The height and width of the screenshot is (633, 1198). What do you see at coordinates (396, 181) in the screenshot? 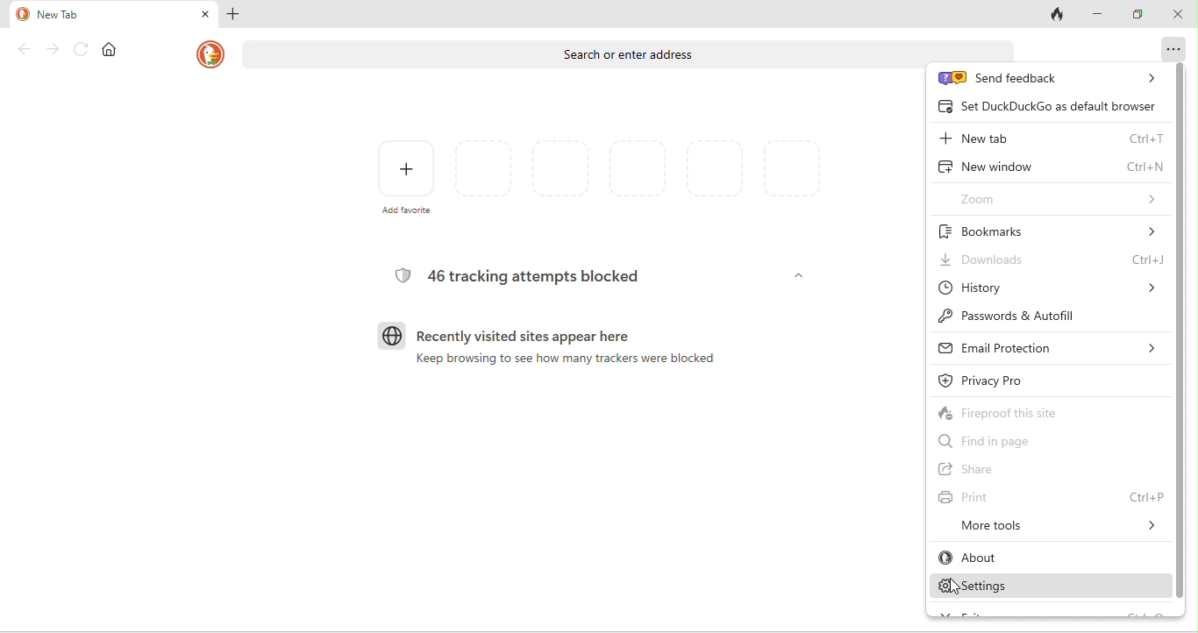
I see `add favourite` at bounding box center [396, 181].